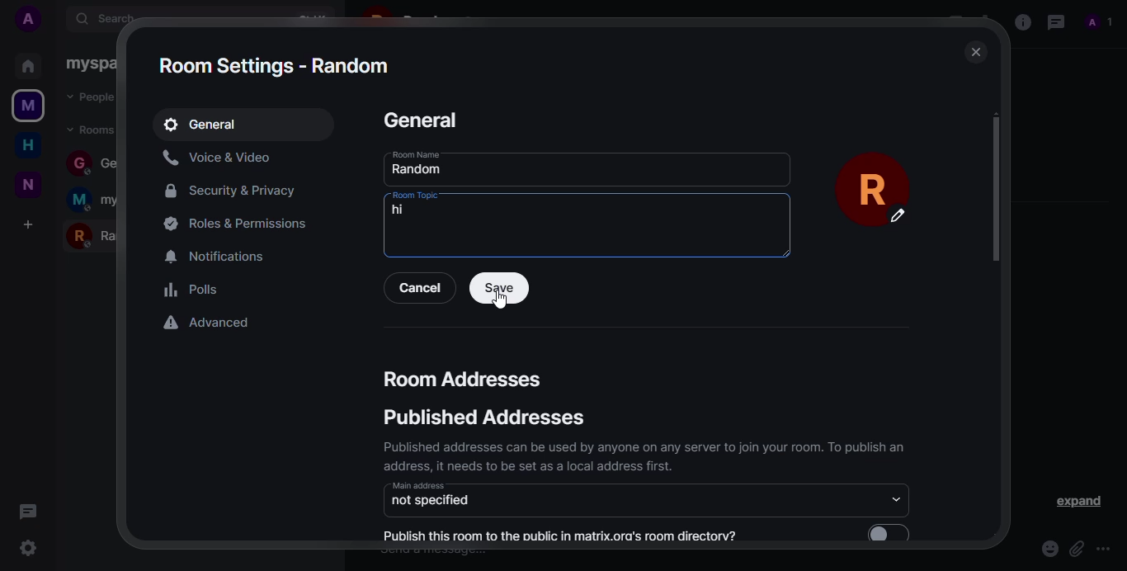 The image size is (1127, 571). What do you see at coordinates (221, 157) in the screenshot?
I see `voice&video` at bounding box center [221, 157].